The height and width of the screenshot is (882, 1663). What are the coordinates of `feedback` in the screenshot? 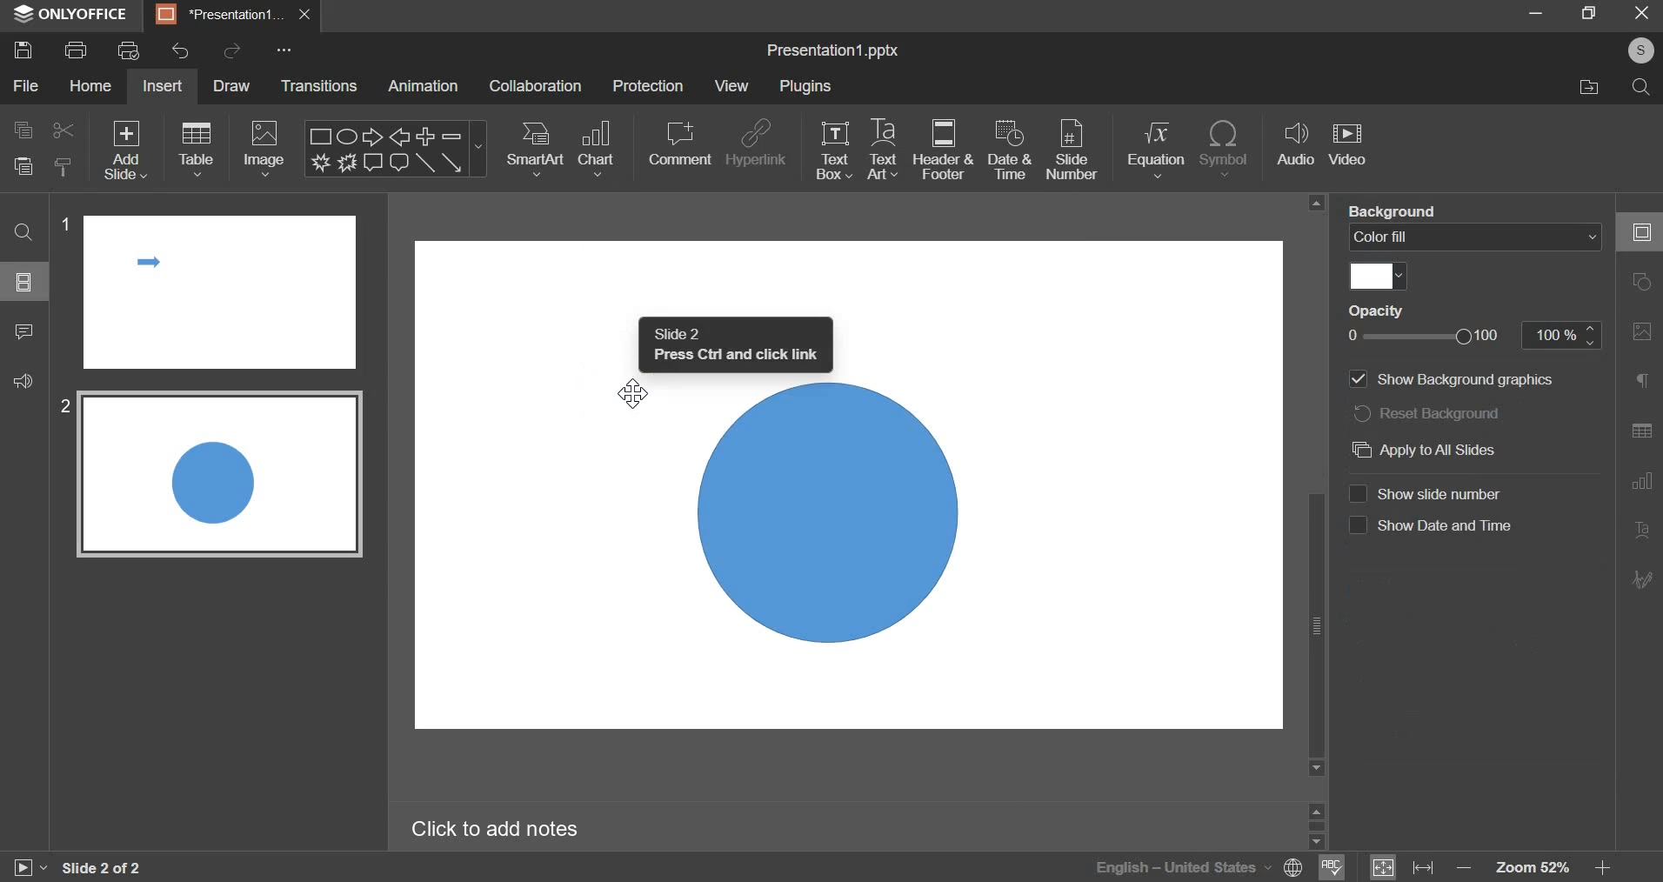 It's located at (22, 381).